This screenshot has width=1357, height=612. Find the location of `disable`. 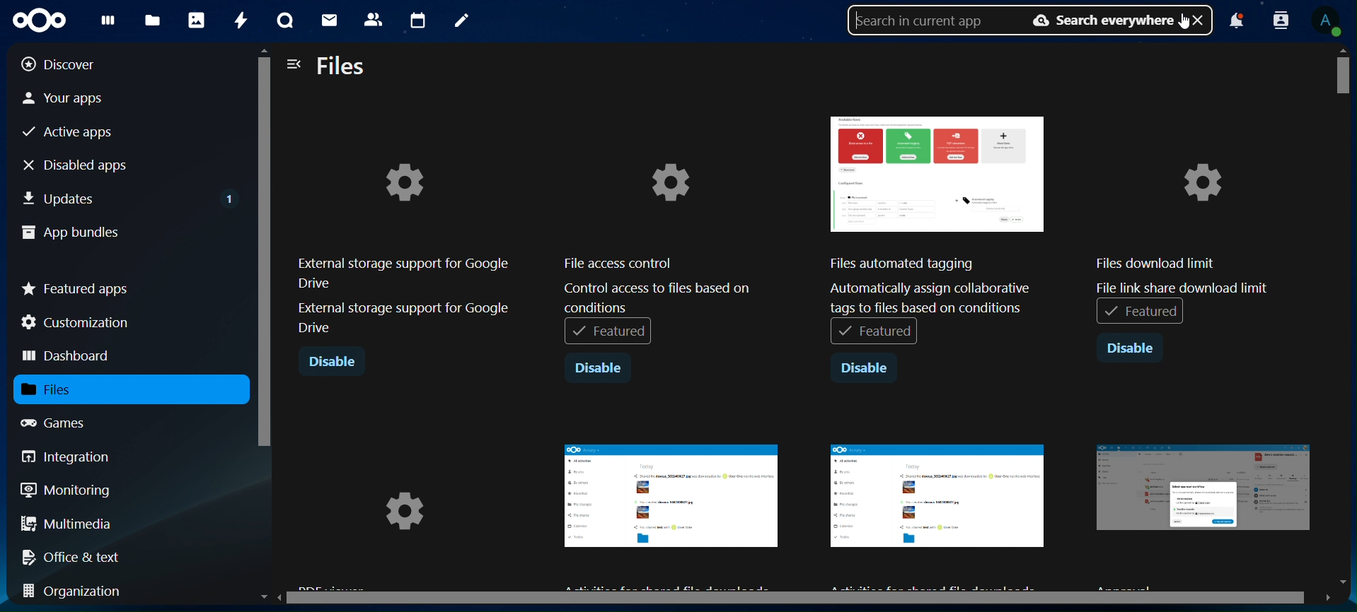

disable is located at coordinates (863, 369).